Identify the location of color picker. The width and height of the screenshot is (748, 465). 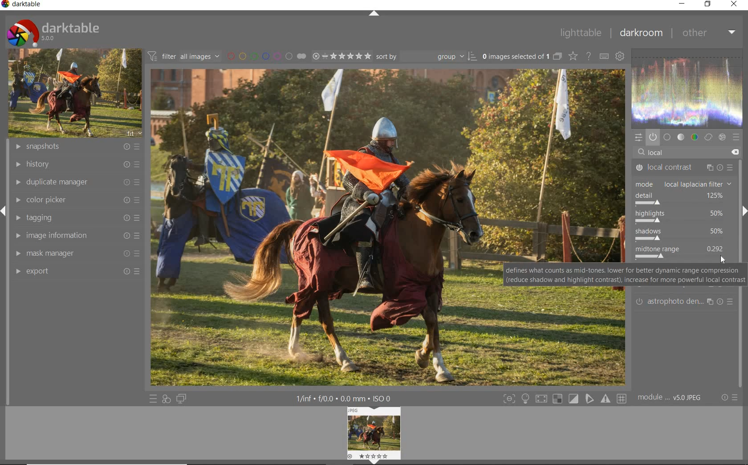
(76, 200).